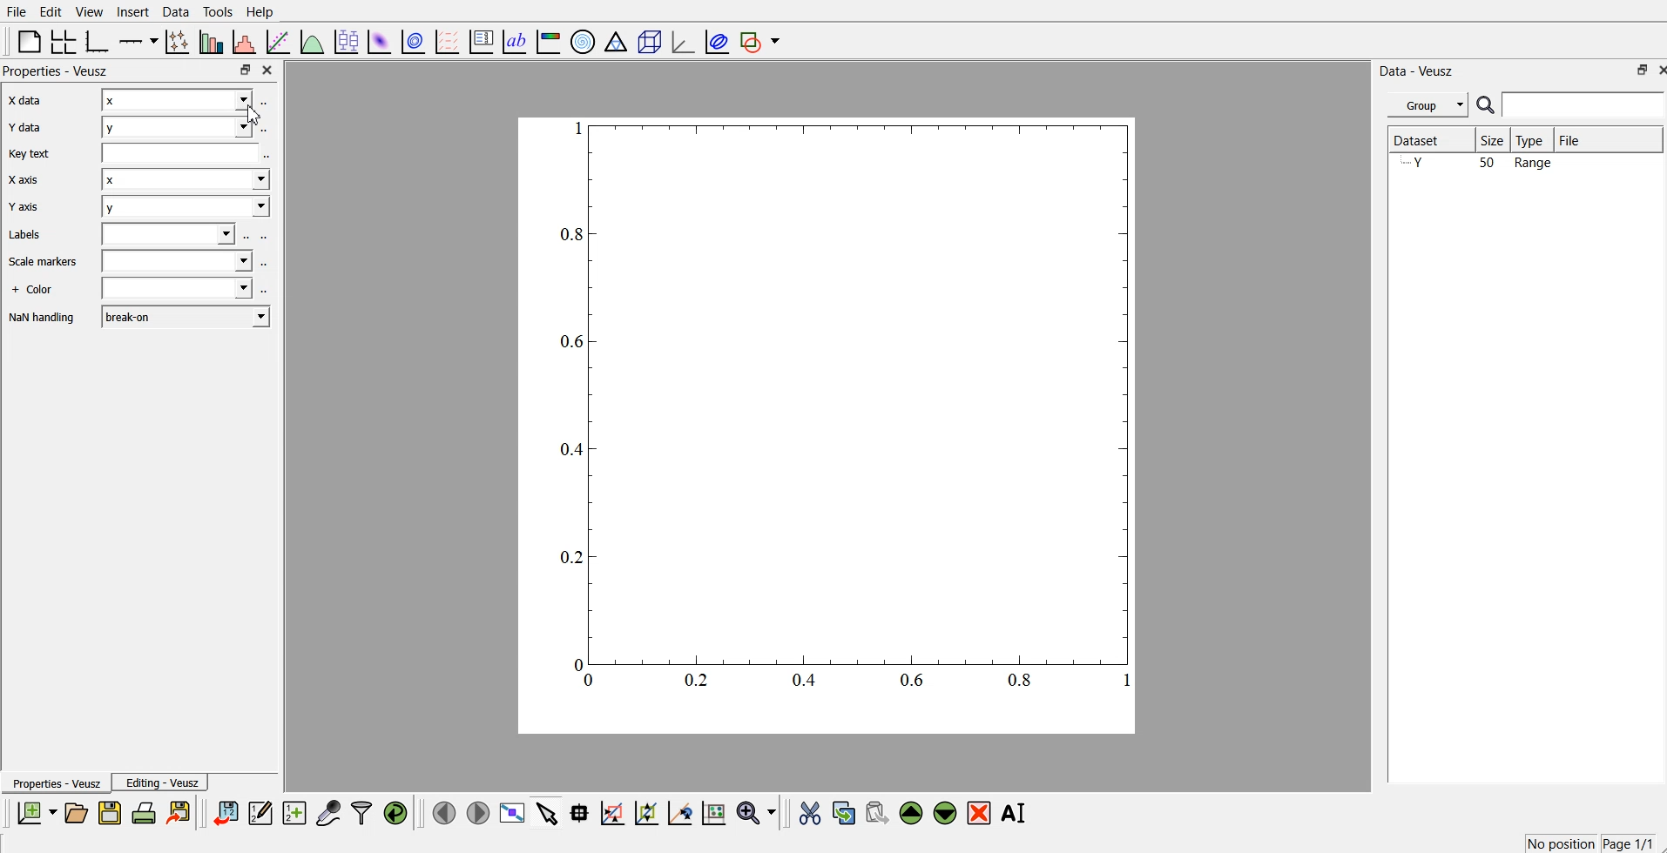  Describe the element at coordinates (245, 68) in the screenshot. I see `minimise` at that location.